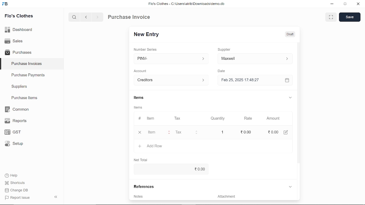  Describe the element at coordinates (17, 191) in the screenshot. I see `Change DB` at that location.